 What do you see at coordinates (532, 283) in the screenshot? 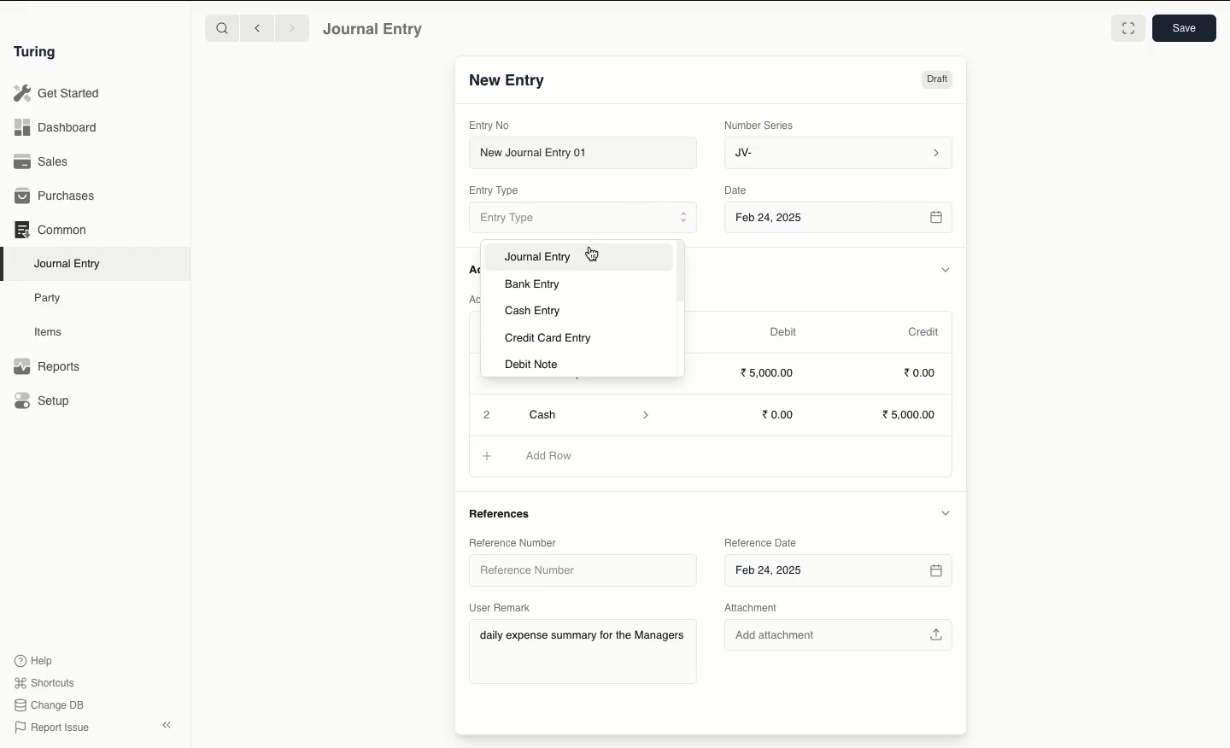
I see `Bank Entry` at bounding box center [532, 283].